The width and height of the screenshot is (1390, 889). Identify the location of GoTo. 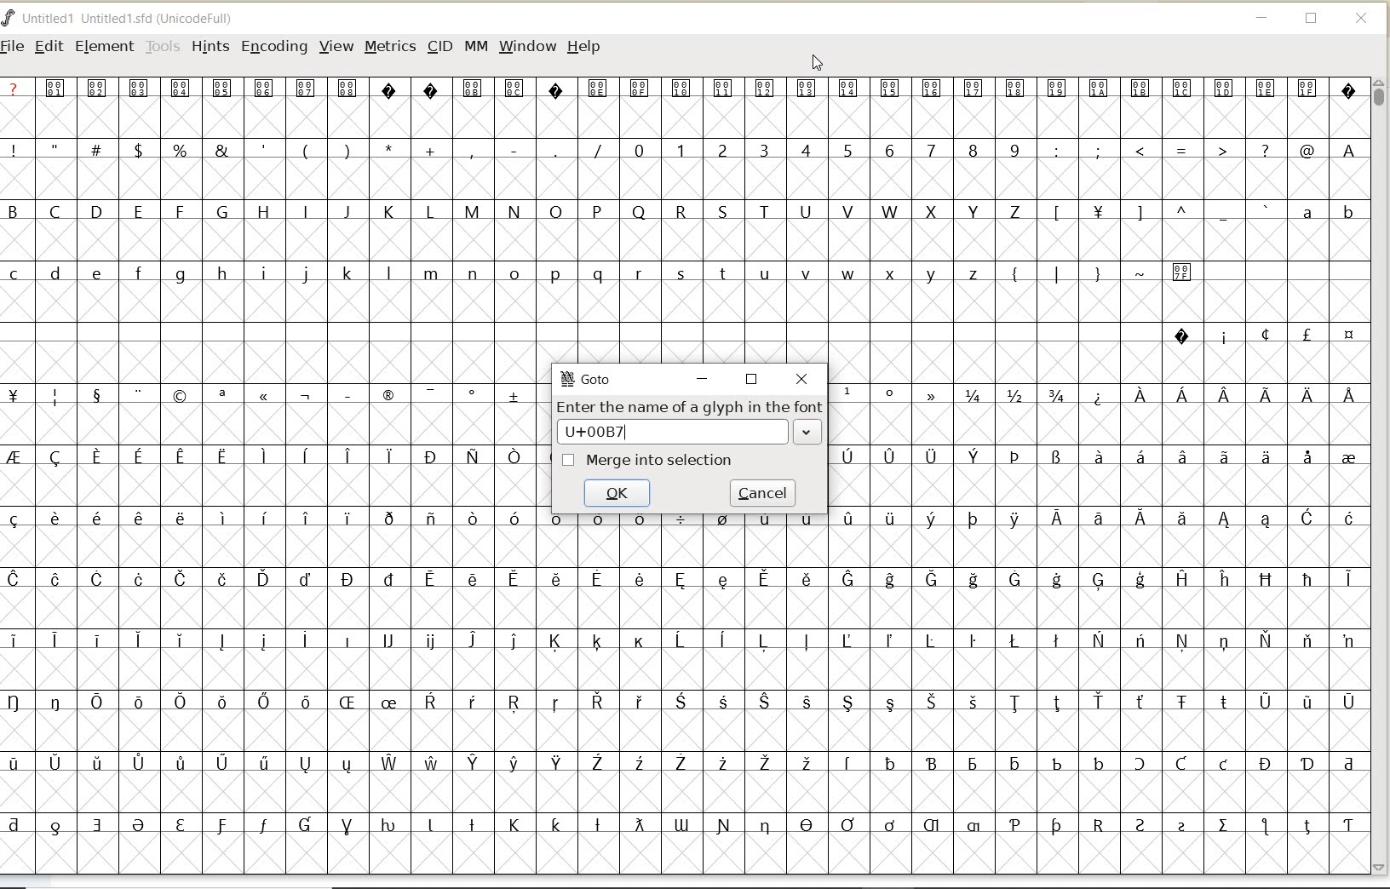
(586, 379).